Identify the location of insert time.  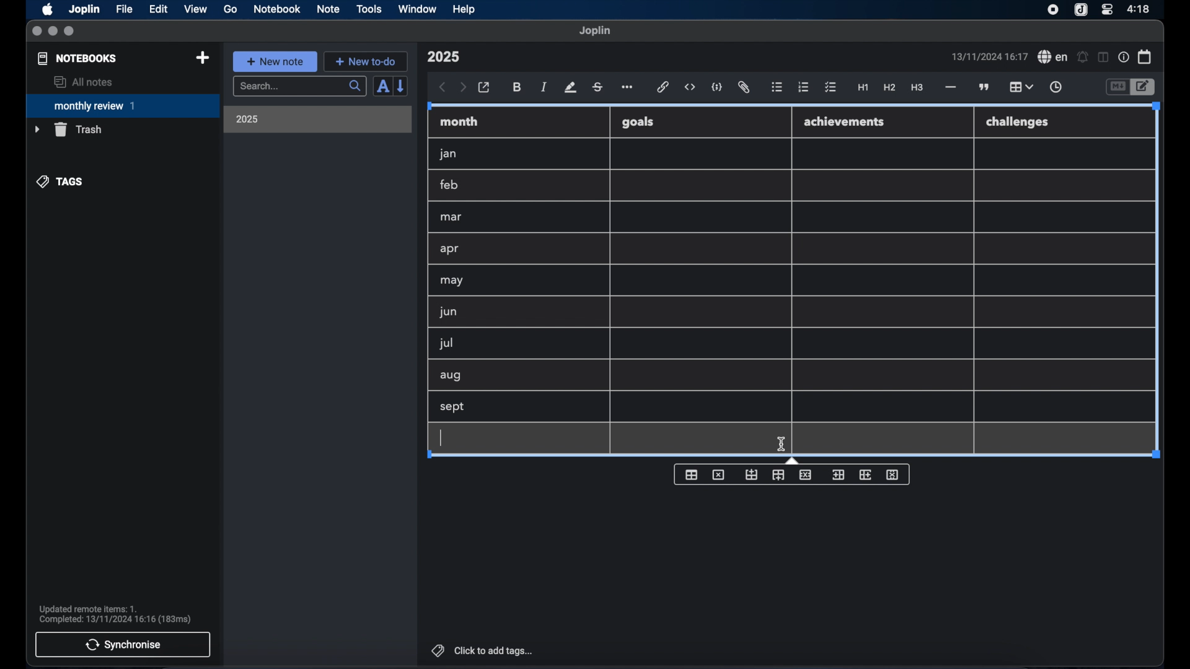
(1056, 87).